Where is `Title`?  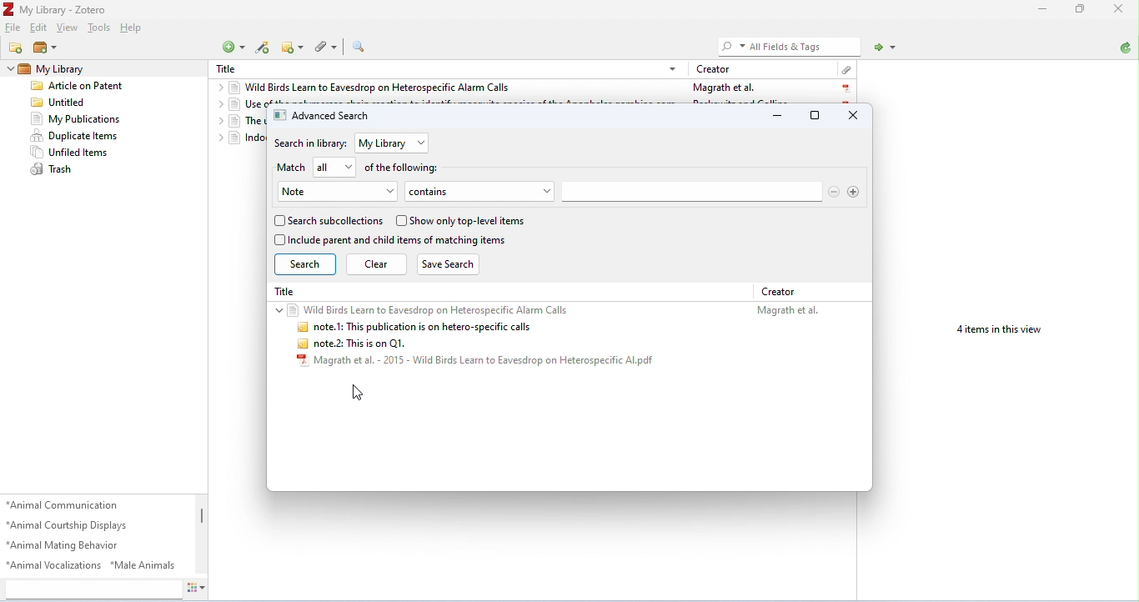 Title is located at coordinates (289, 293).